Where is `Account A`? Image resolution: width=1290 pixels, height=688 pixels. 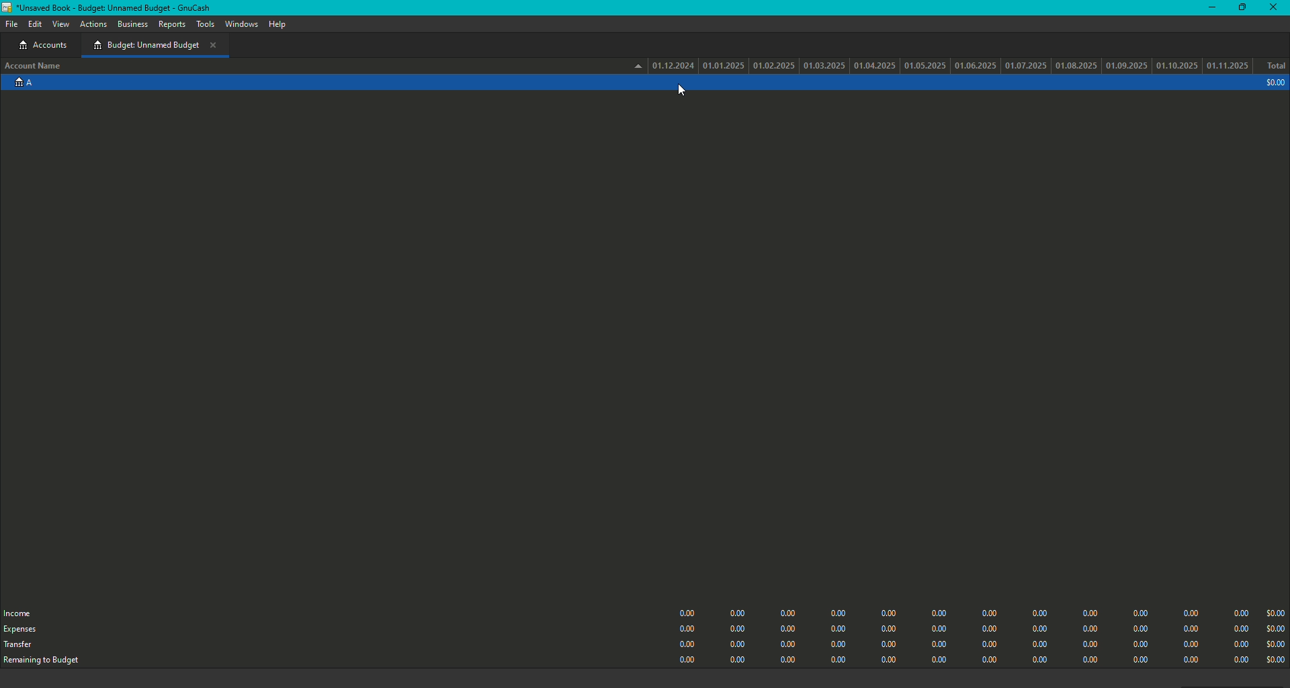
Account A is located at coordinates (21, 85).